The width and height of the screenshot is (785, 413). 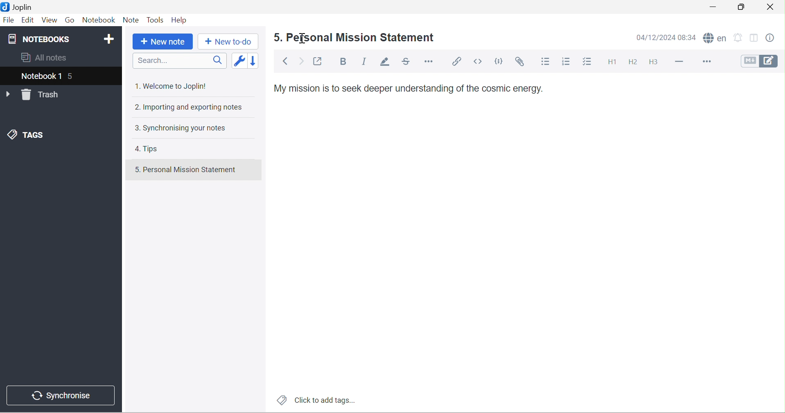 What do you see at coordinates (253, 62) in the screenshot?
I see `Reverse sort order` at bounding box center [253, 62].